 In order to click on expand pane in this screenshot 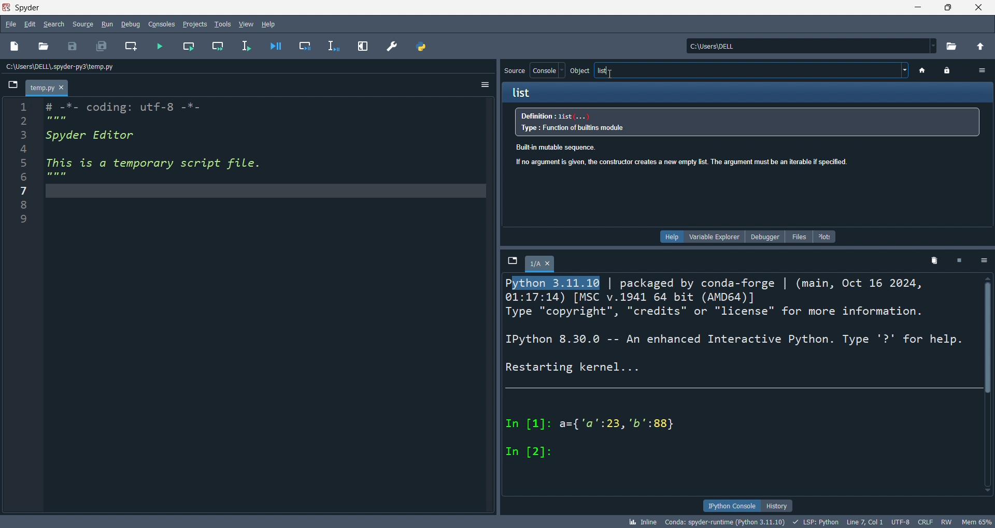, I will do `click(361, 45)`.